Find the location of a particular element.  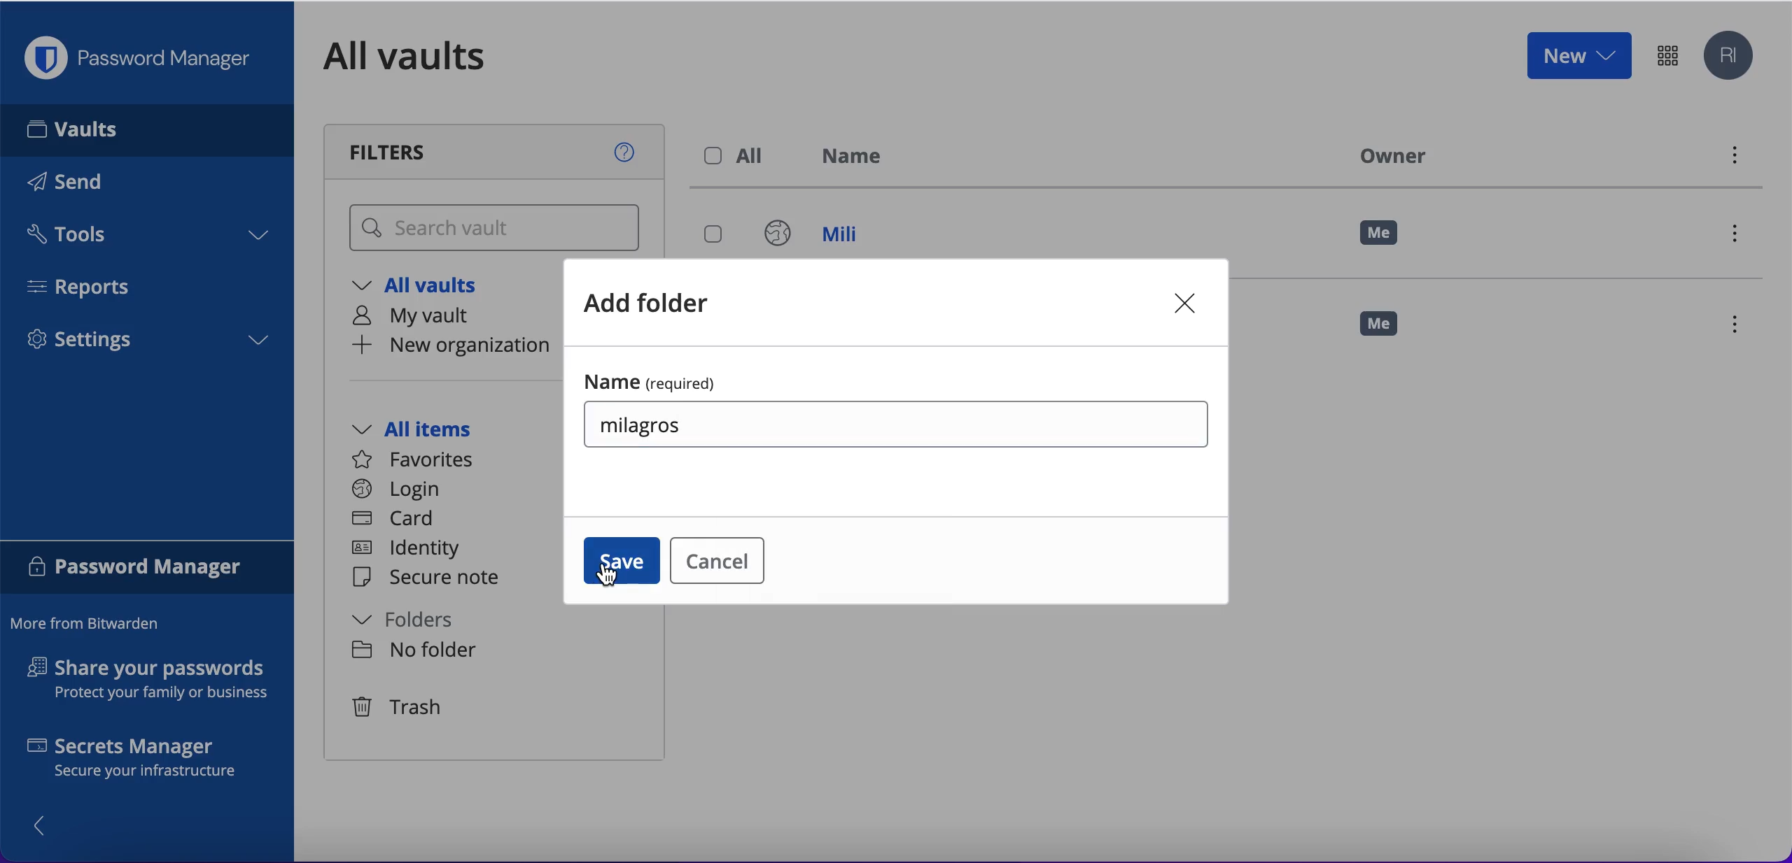

favorites is located at coordinates (421, 460).